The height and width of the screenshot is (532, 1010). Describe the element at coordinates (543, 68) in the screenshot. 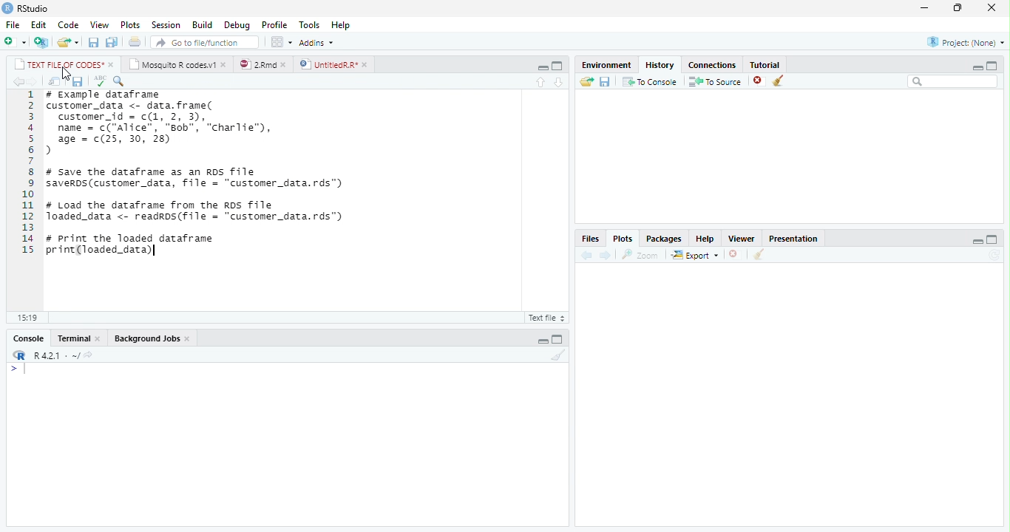

I see `minimize` at that location.